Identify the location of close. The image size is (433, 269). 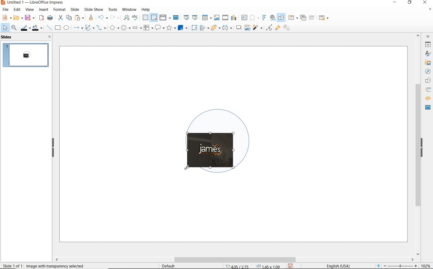
(48, 37).